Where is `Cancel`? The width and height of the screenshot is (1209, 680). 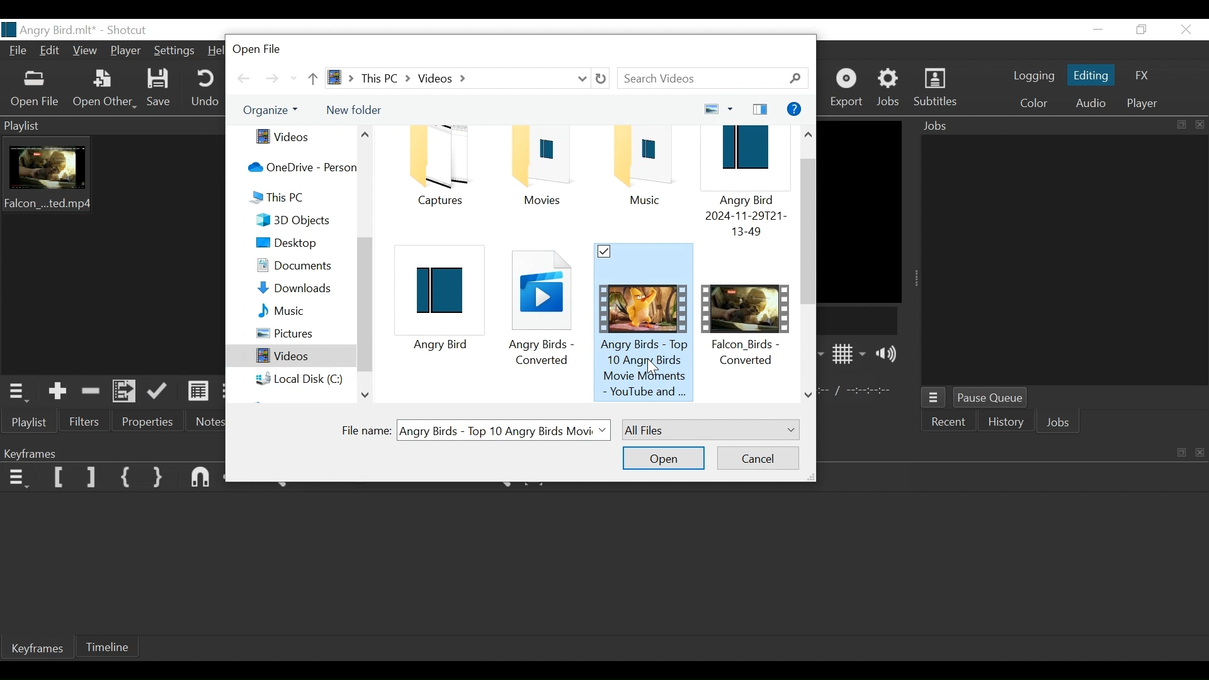 Cancel is located at coordinates (758, 460).